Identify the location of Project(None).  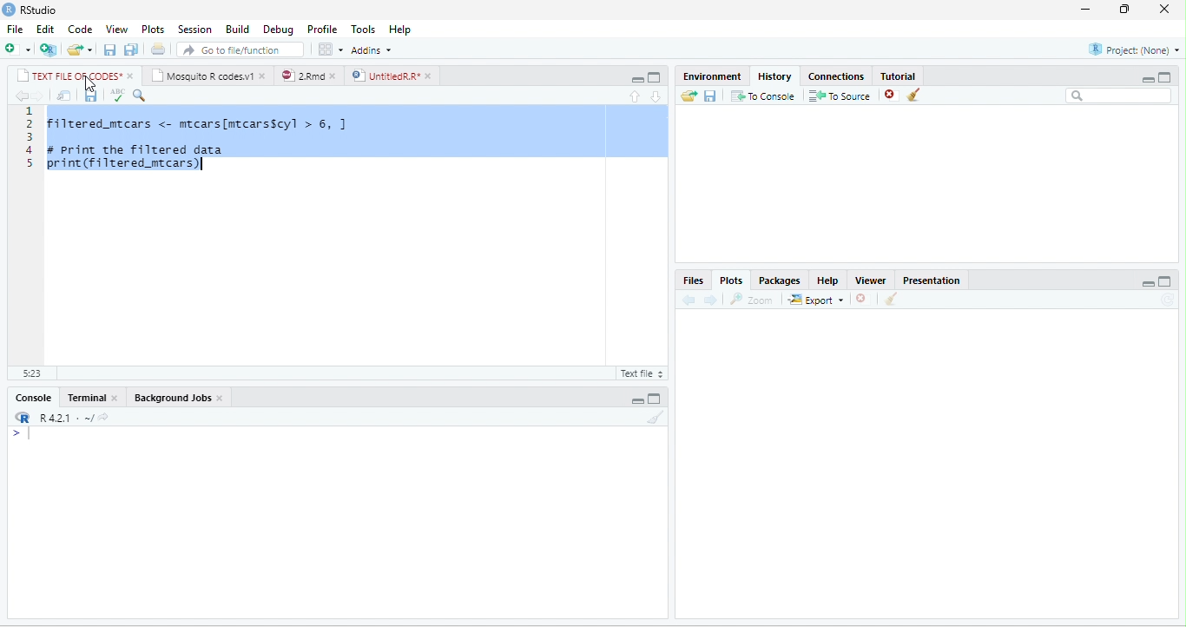
(1135, 49).